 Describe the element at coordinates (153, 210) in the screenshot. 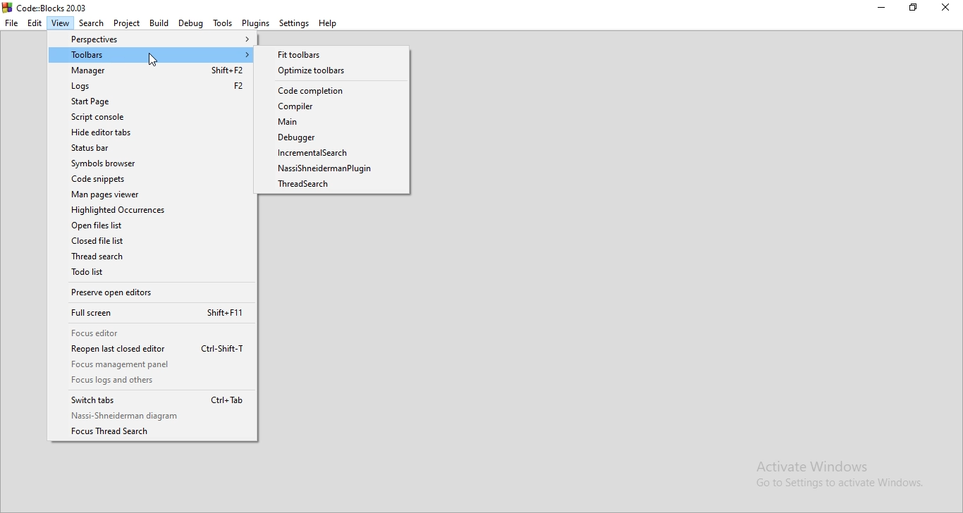

I see `Highlighted Occurences` at that location.